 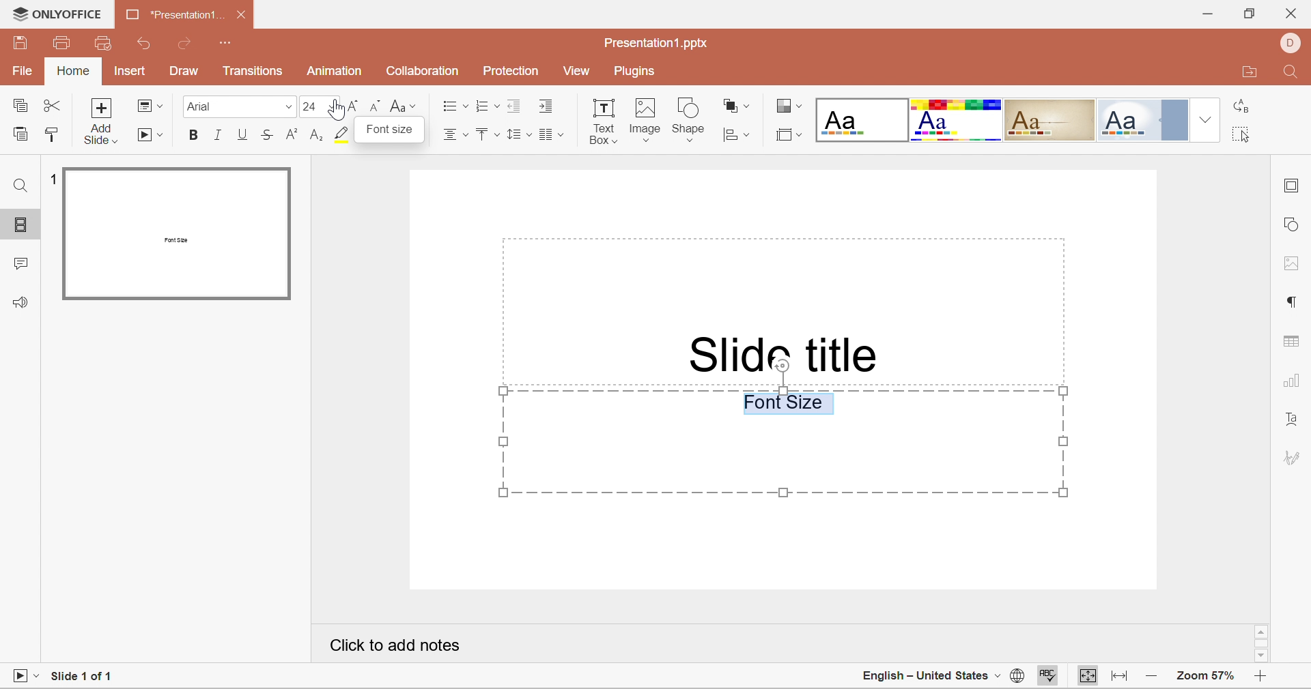 I want to click on slide settings, so click(x=1293, y=188).